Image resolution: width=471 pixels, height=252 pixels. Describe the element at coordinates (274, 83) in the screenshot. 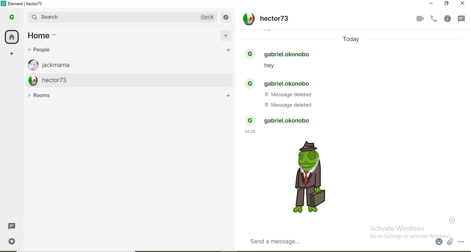

I see `people` at that location.